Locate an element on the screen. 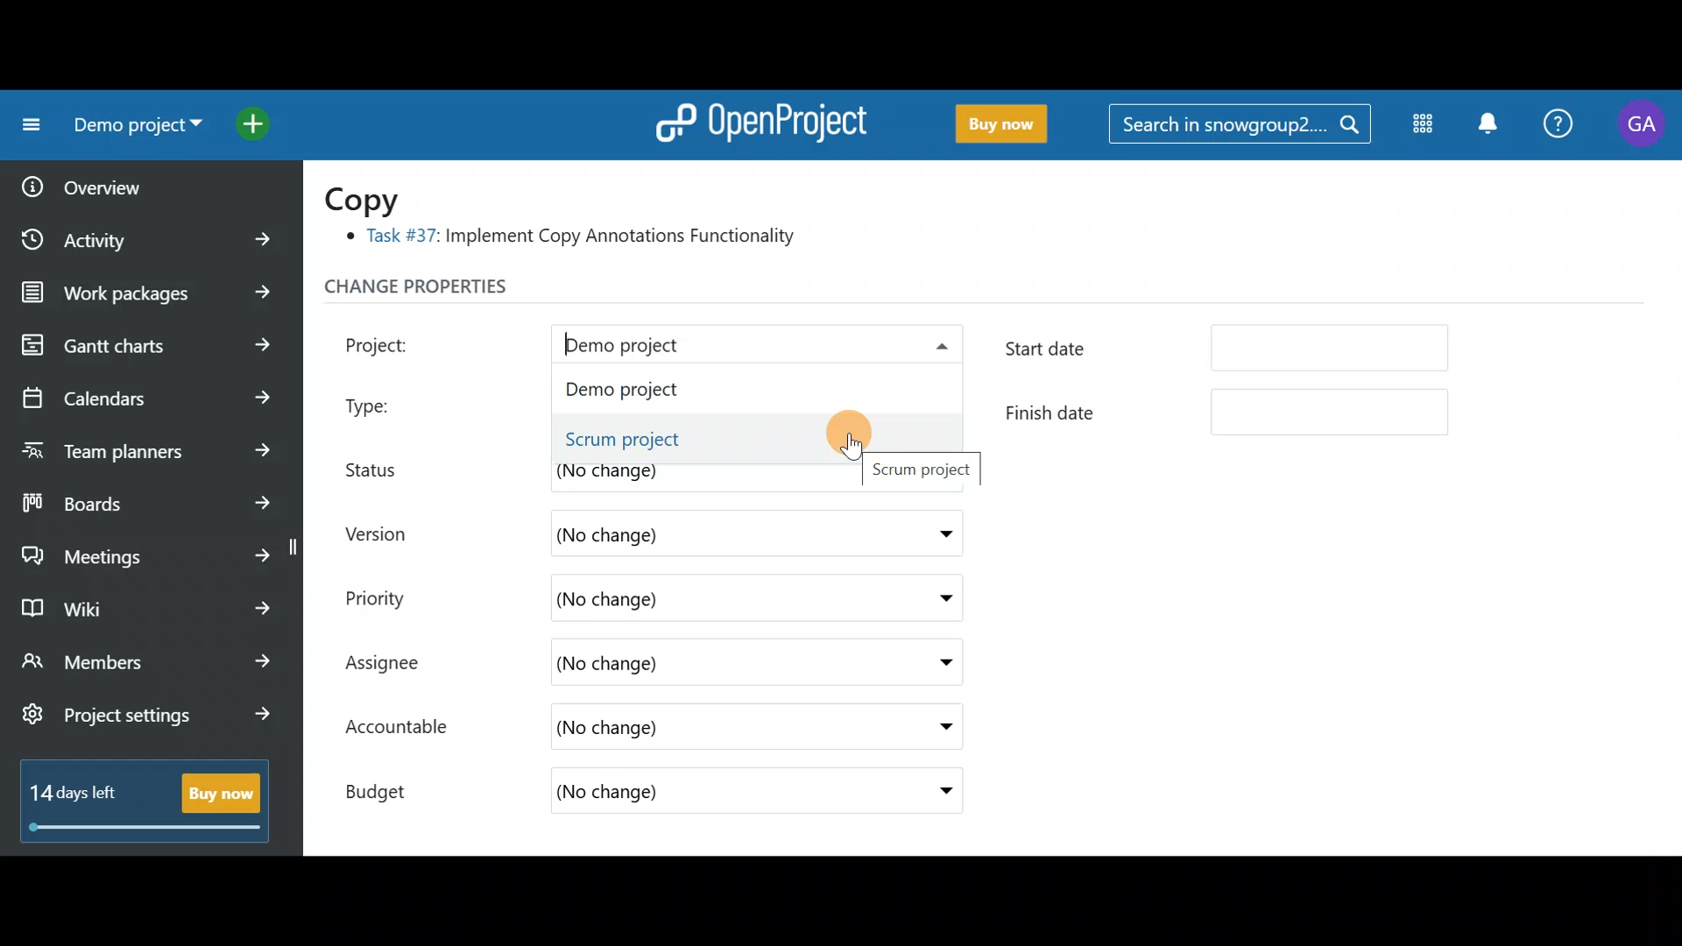  Project is located at coordinates (399, 342).